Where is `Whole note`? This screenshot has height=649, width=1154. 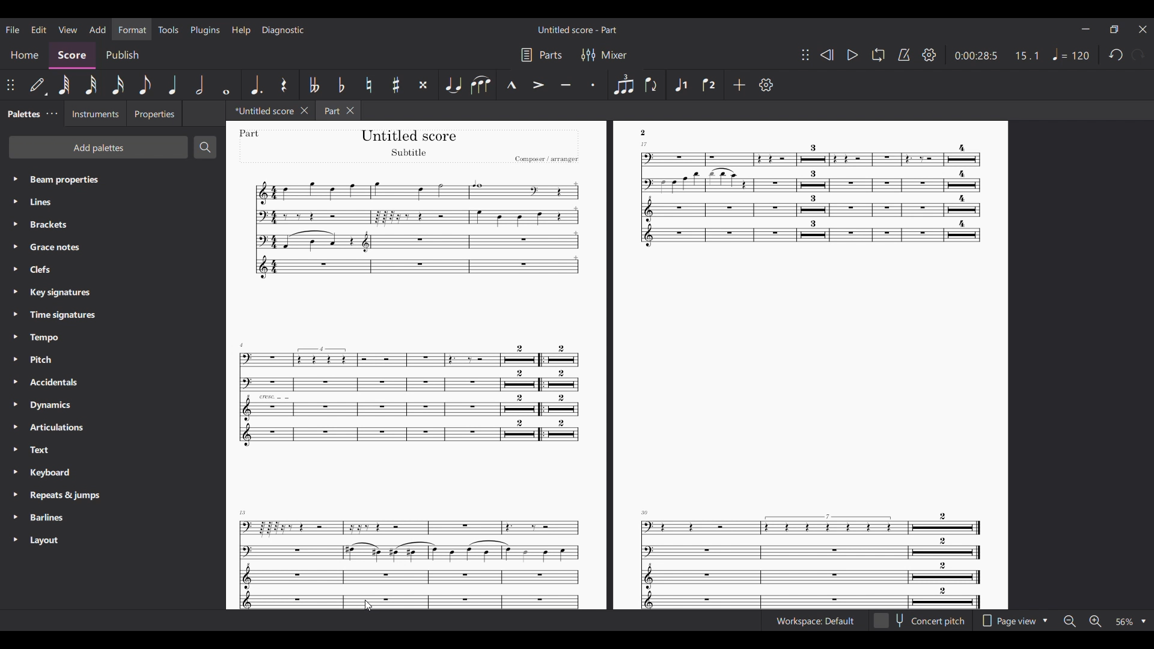 Whole note is located at coordinates (227, 85).